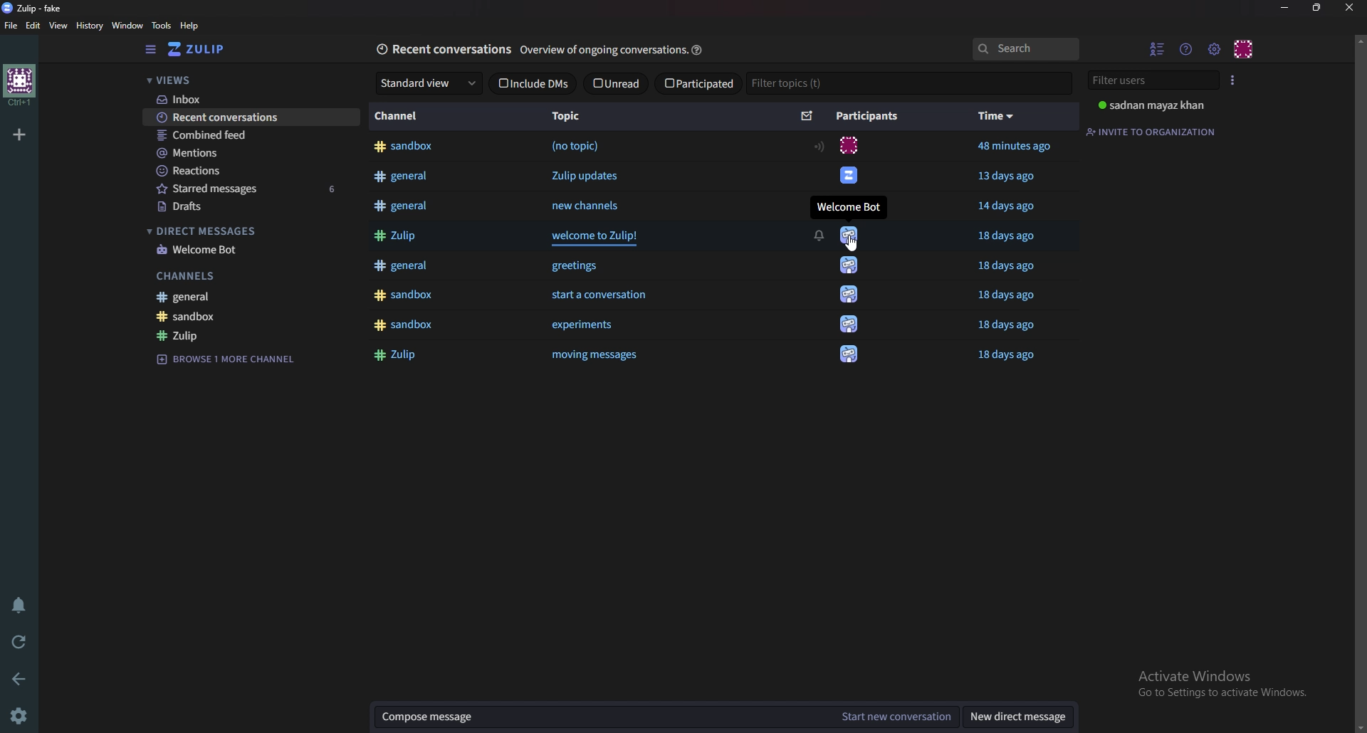 Image resolution: width=1367 pixels, height=733 pixels. I want to click on , so click(396, 236).